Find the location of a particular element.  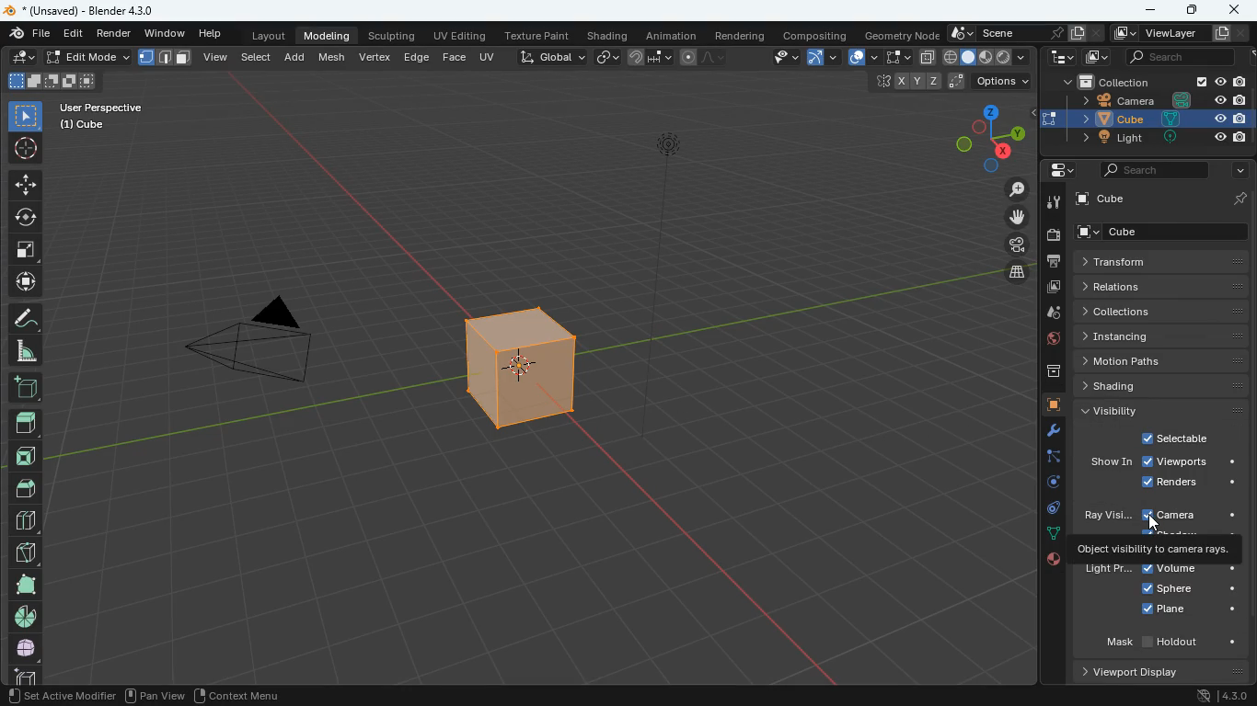

postion is located at coordinates (953, 82).